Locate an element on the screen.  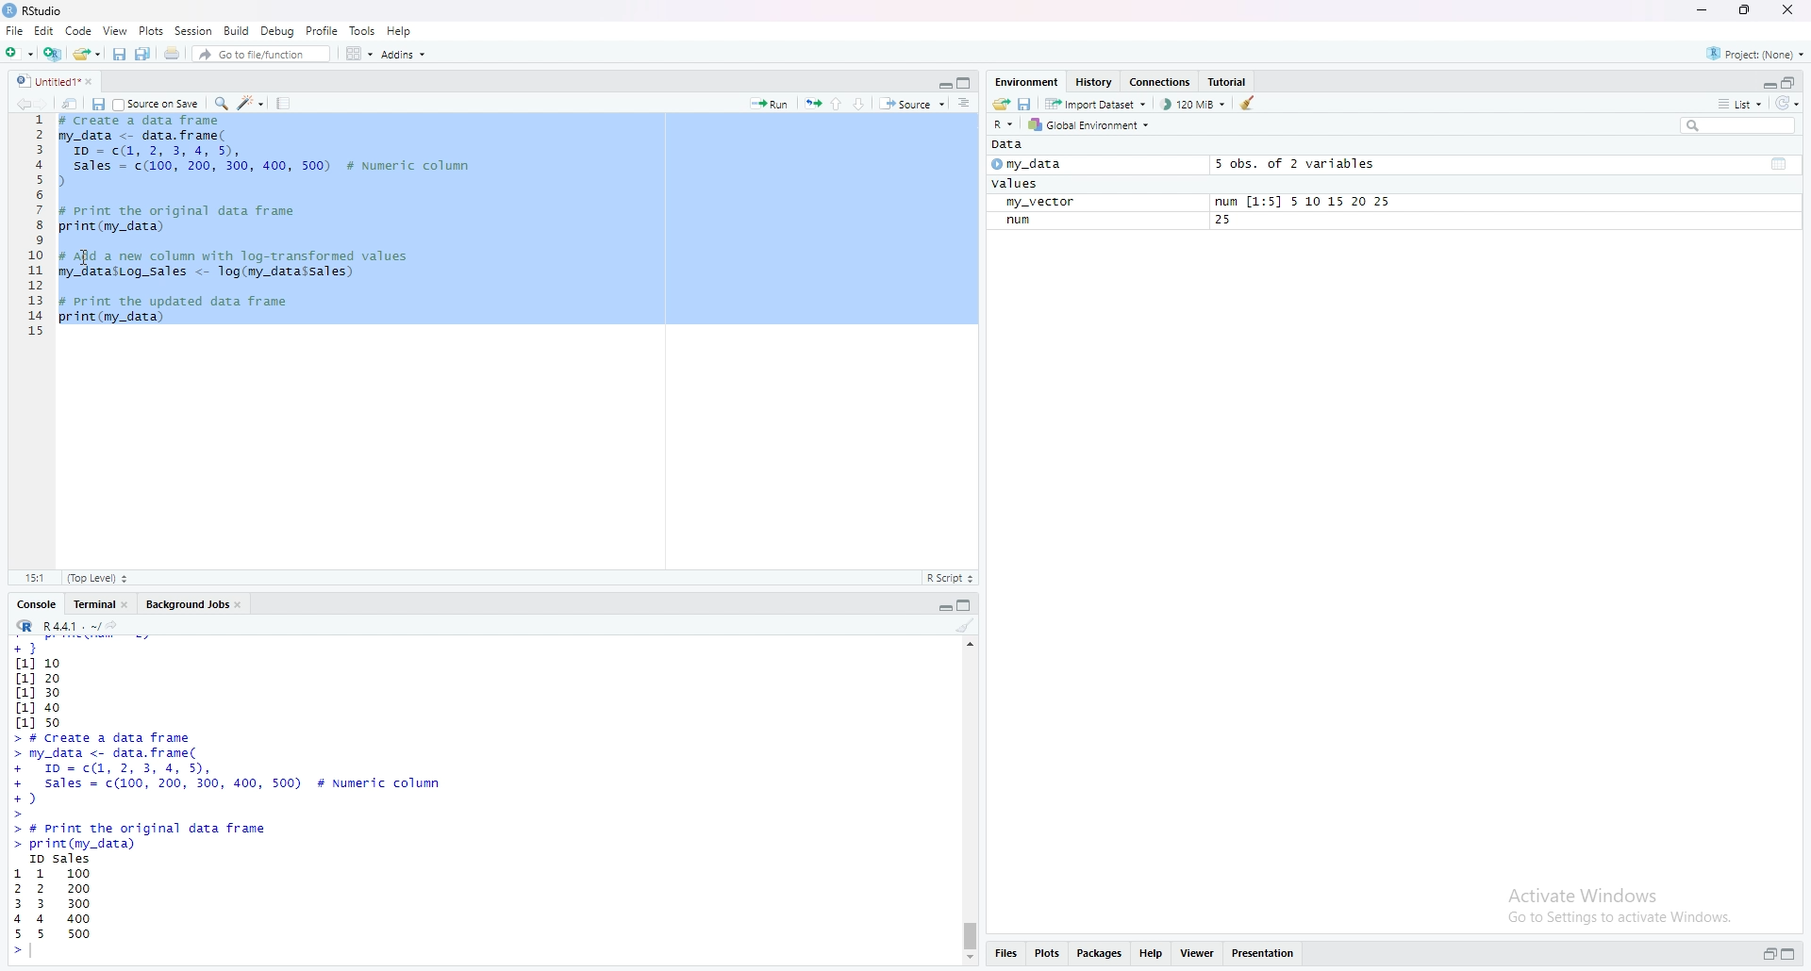
# create a data frame is located at coordinates (151, 123).